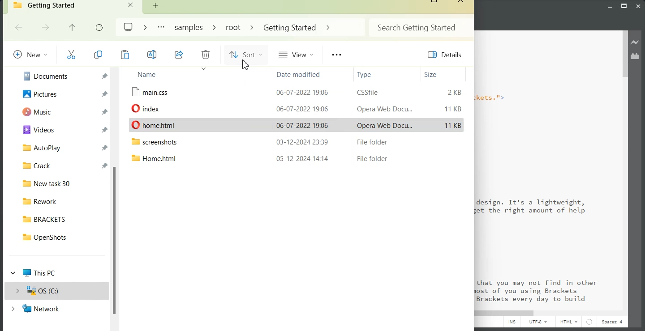 The image size is (645, 331). Describe the element at coordinates (569, 323) in the screenshot. I see `HTML` at that location.